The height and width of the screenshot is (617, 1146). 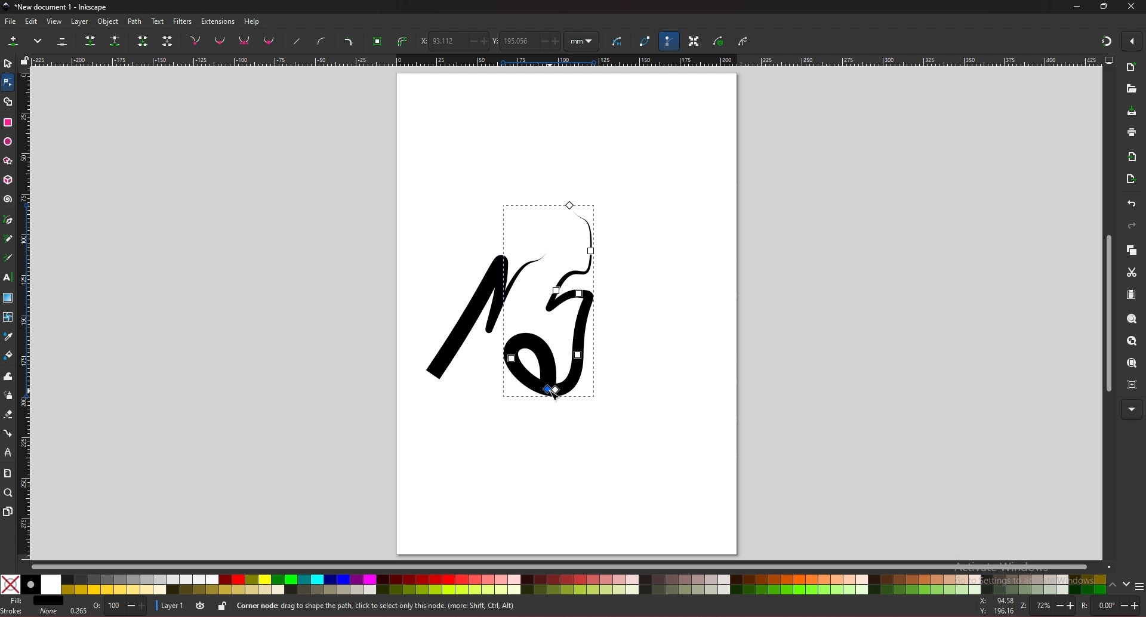 I want to click on join selected endnode, so click(x=143, y=41).